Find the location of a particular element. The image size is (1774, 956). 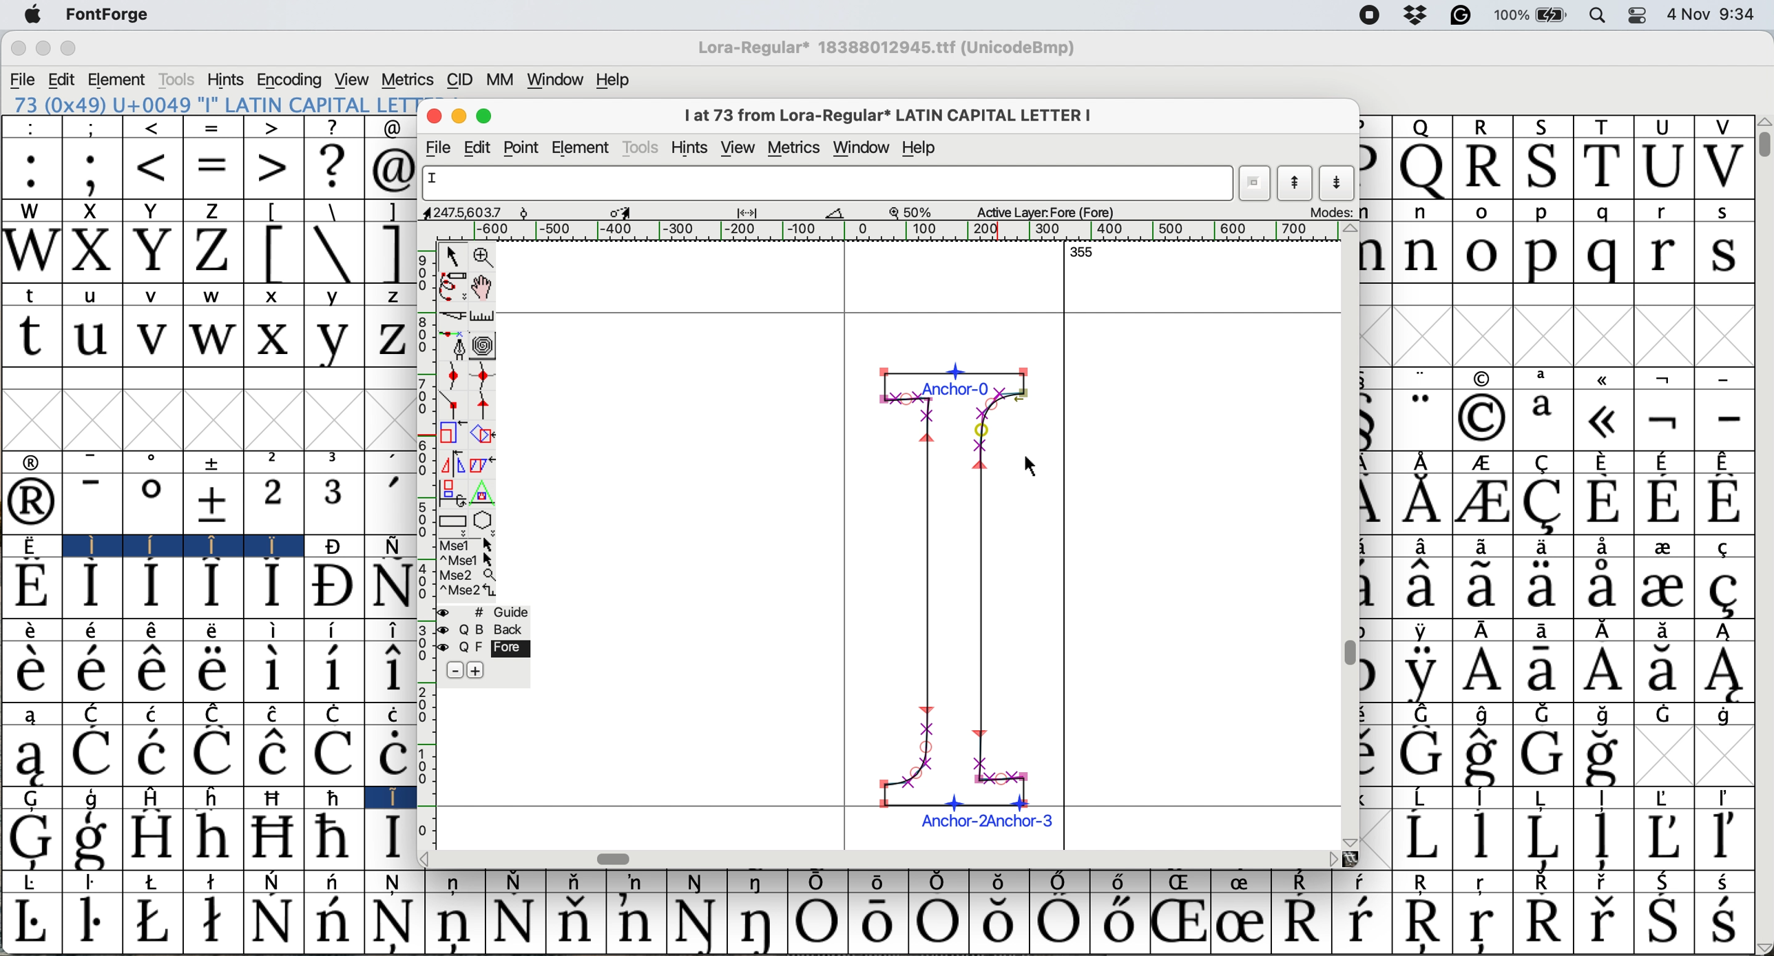

metrics is located at coordinates (795, 145).